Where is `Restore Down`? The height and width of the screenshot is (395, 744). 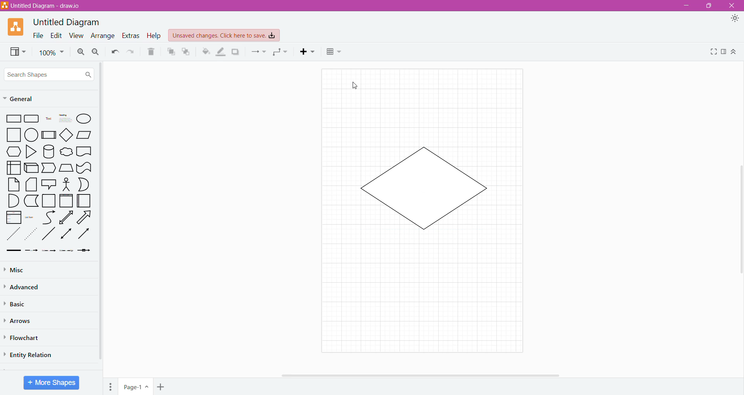
Restore Down is located at coordinates (710, 6).